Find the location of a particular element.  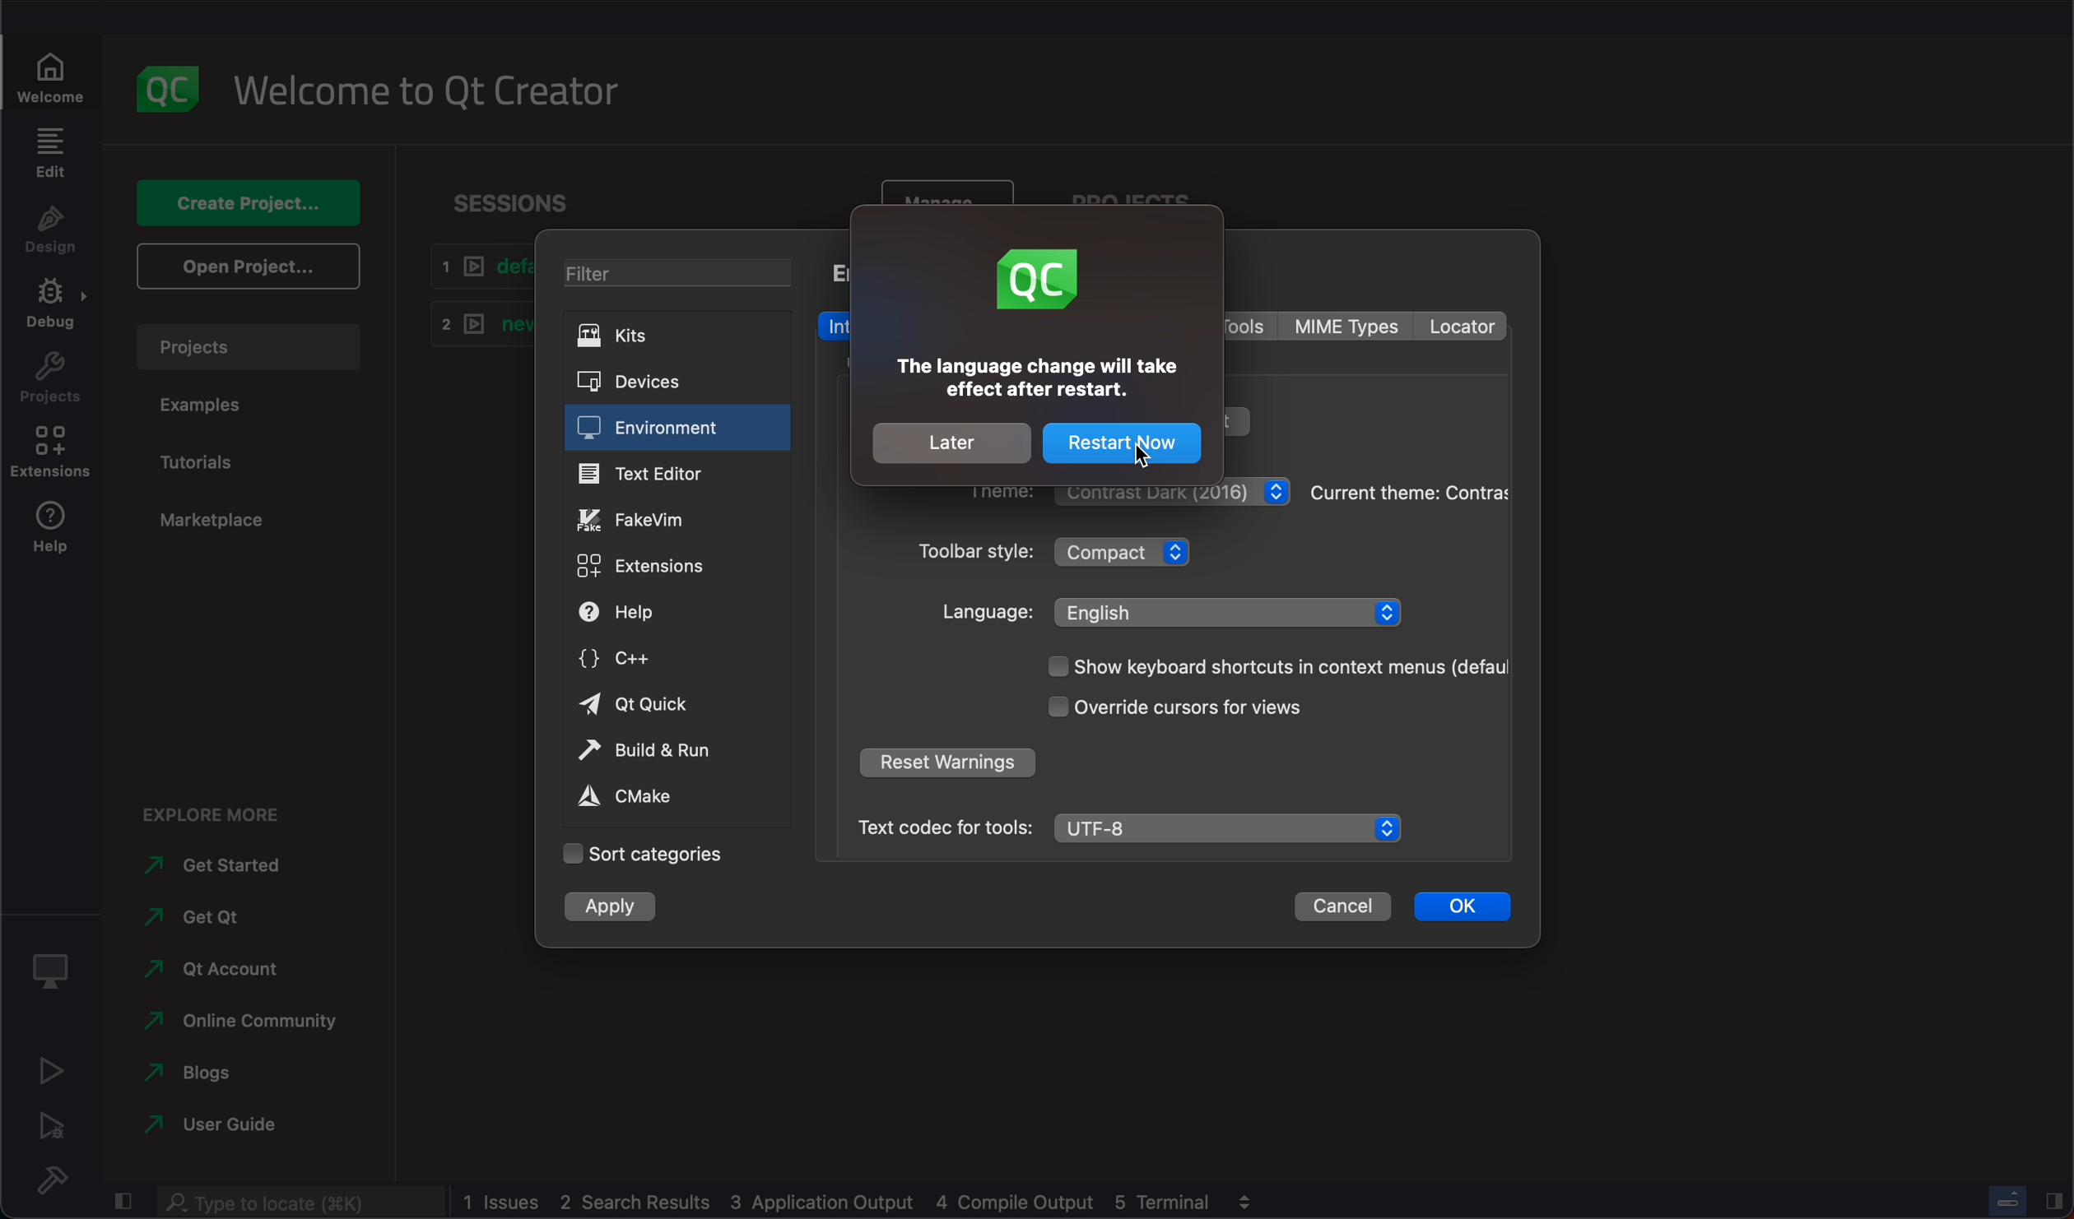

close slidebar is located at coordinates (122, 1199).